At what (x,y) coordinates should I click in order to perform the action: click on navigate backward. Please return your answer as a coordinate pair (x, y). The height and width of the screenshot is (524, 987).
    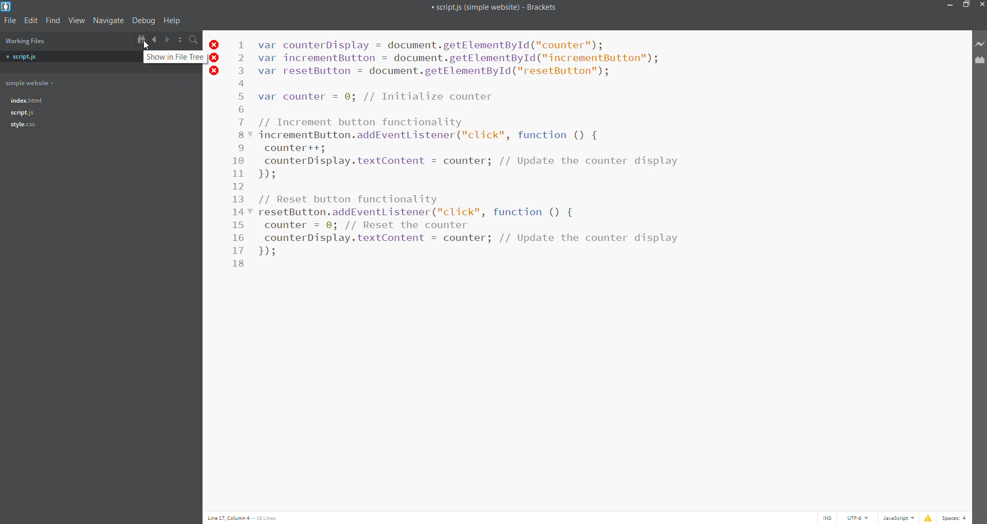
    Looking at the image, I should click on (154, 39).